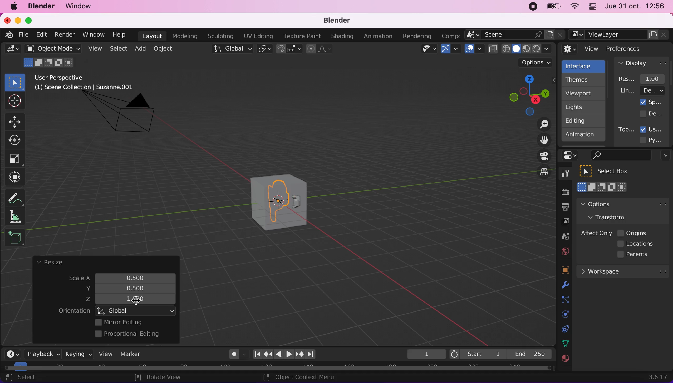 This screenshot has width=673, height=383. What do you see at coordinates (515, 35) in the screenshot?
I see `scene` at bounding box center [515, 35].